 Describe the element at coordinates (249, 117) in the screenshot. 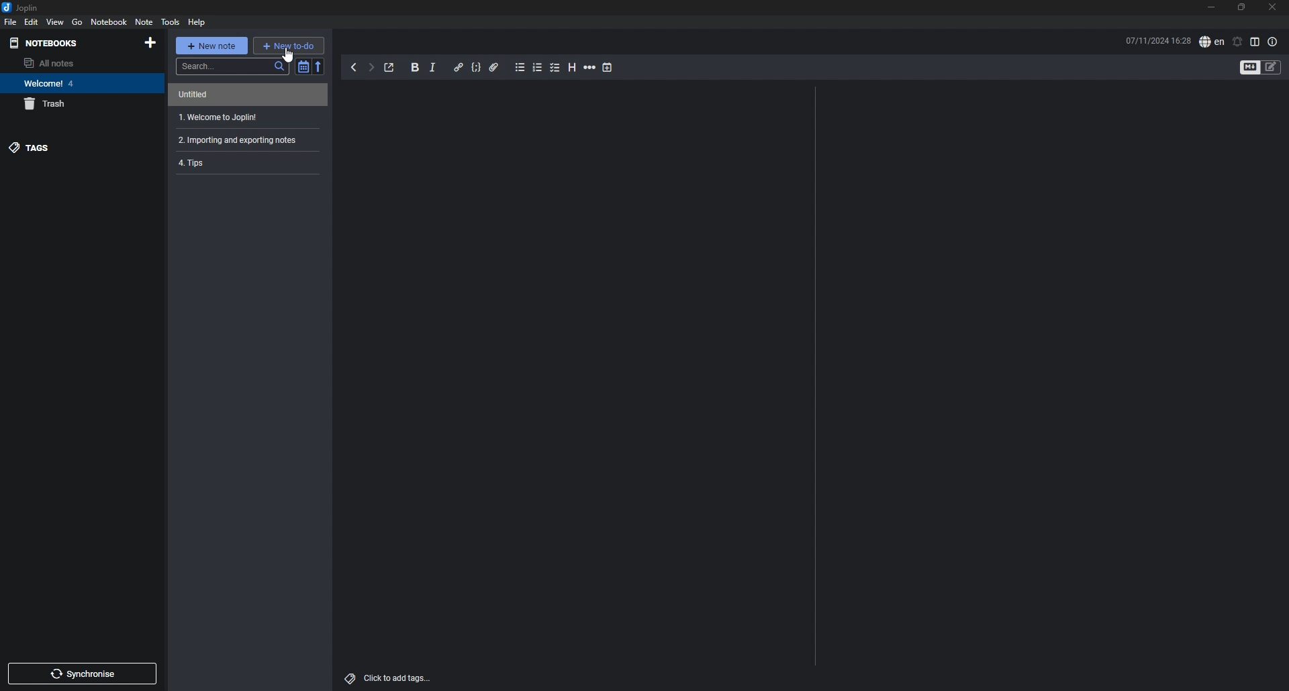

I see `note` at that location.